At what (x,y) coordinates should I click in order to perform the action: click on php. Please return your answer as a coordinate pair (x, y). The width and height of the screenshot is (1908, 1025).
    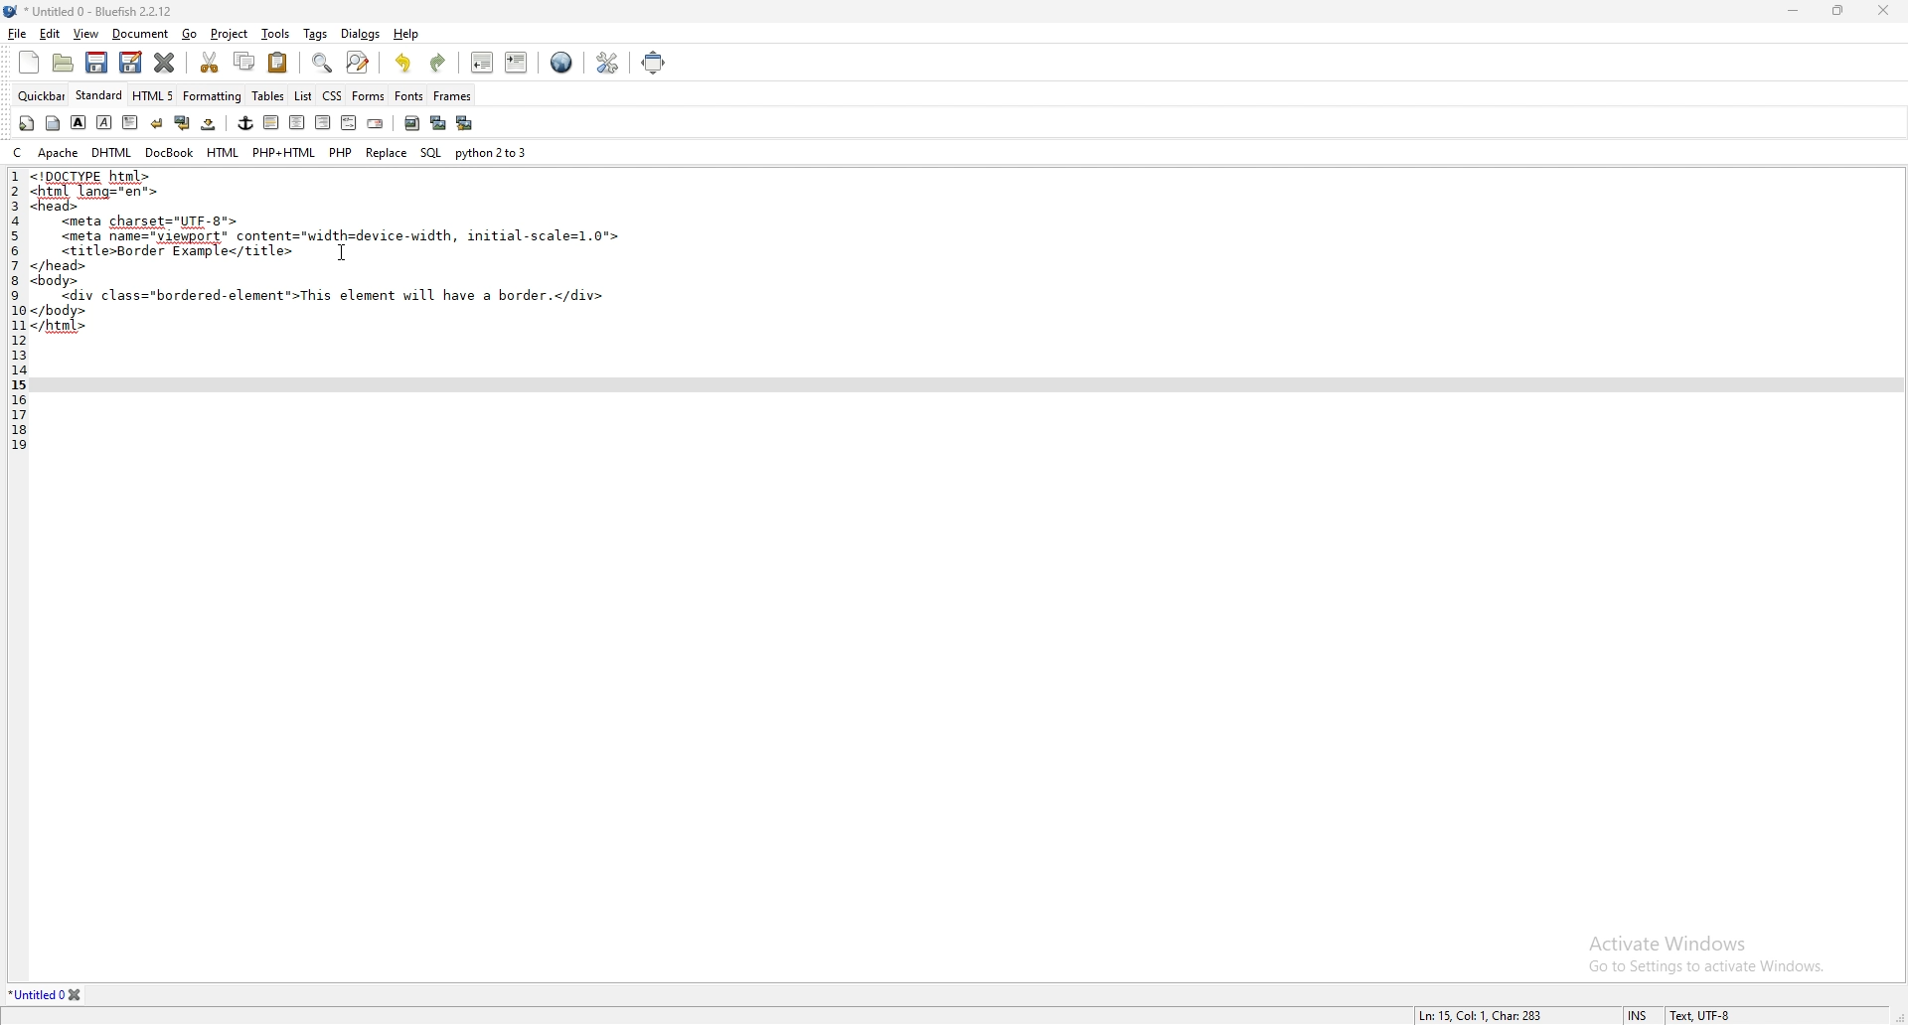
    Looking at the image, I should click on (340, 150).